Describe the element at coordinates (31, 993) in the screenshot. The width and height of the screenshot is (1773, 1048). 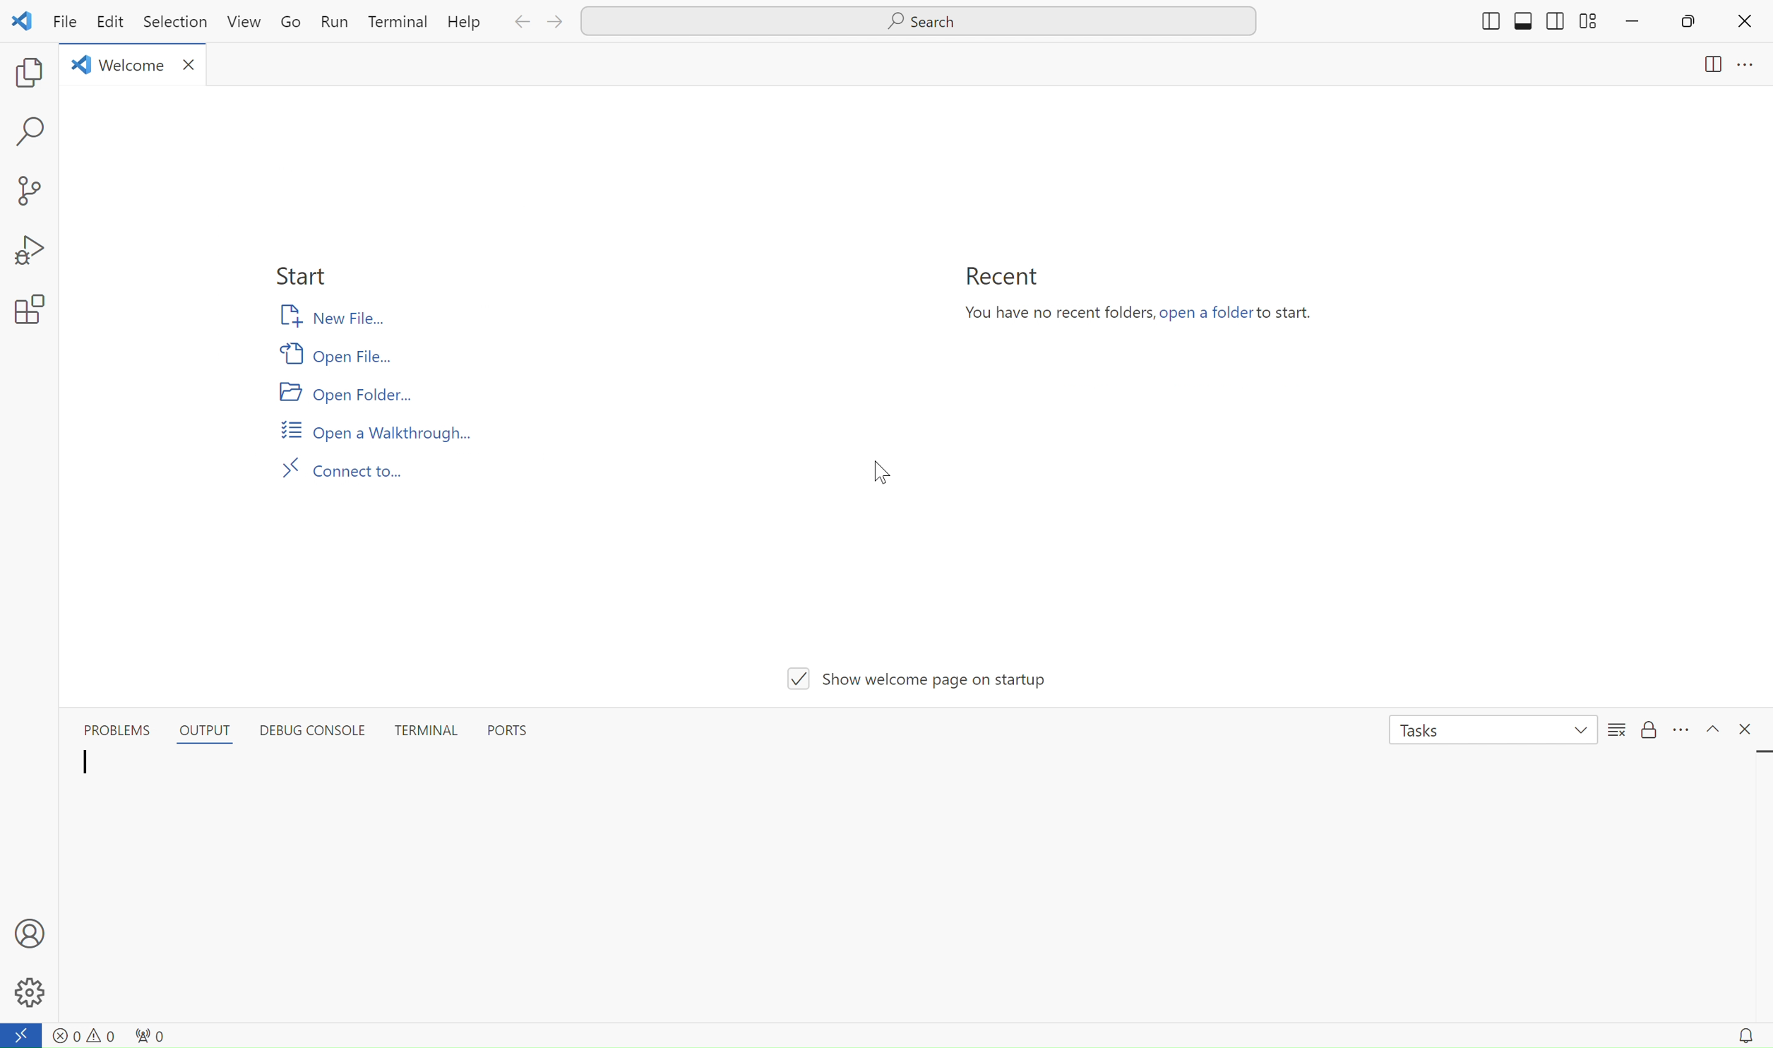
I see `settings` at that location.